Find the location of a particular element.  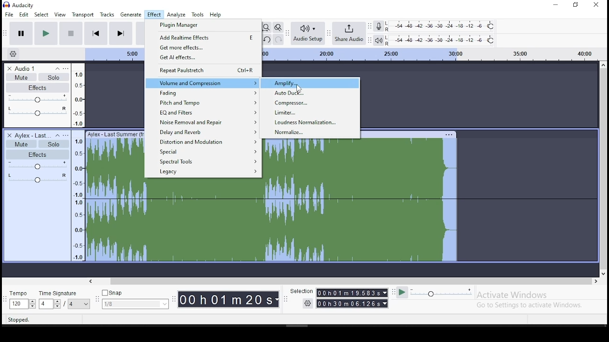

stopped is located at coordinates (19, 319).